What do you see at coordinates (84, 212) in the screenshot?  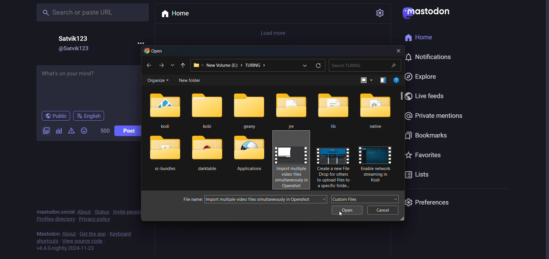 I see `about` at bounding box center [84, 212].